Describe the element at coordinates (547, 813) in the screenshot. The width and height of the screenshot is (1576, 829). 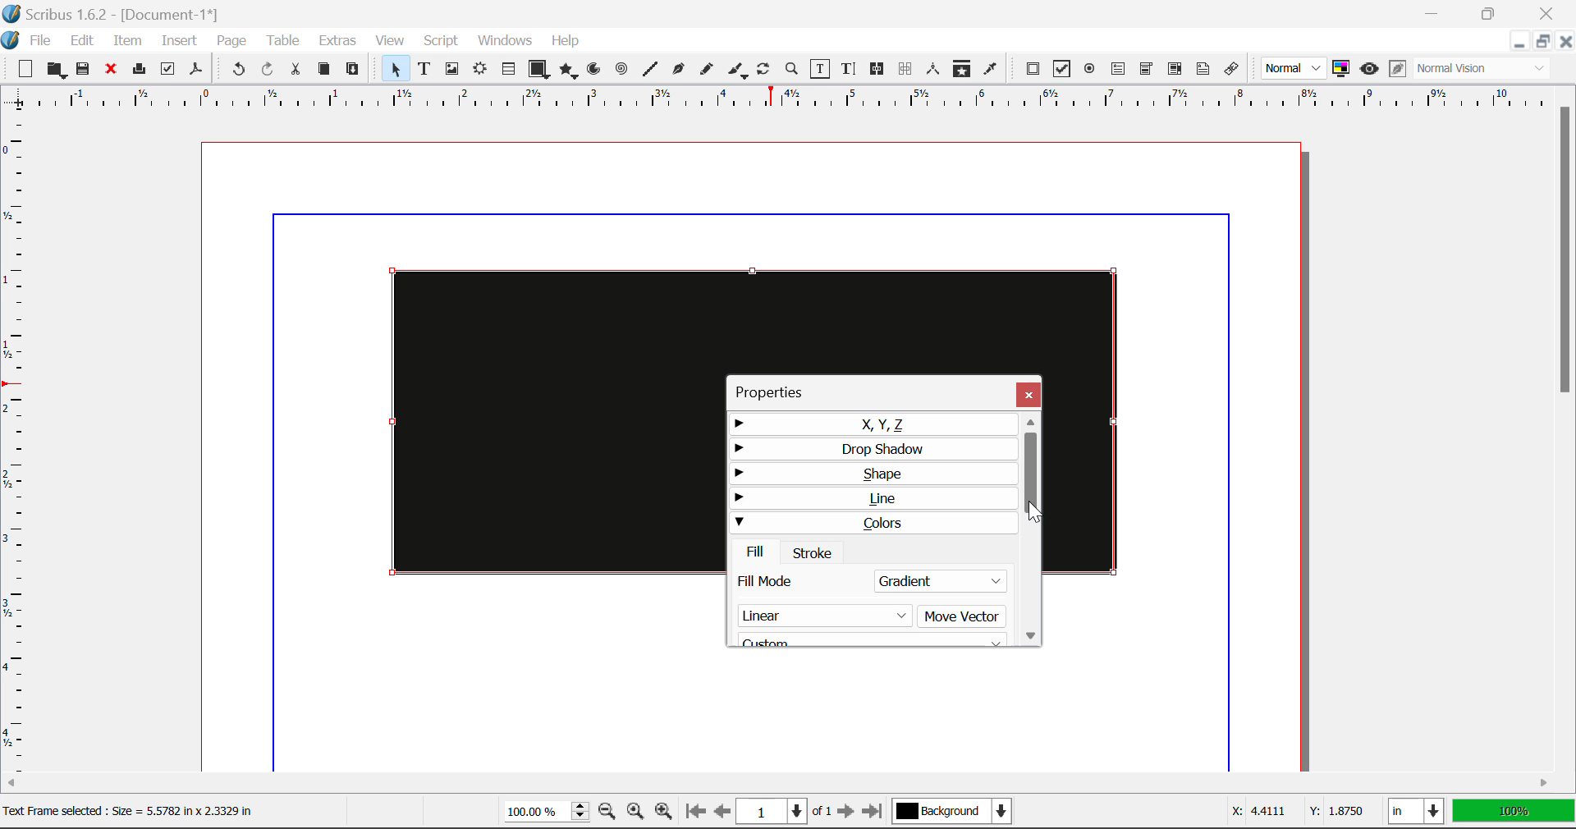
I see `Zoom 100%` at that location.